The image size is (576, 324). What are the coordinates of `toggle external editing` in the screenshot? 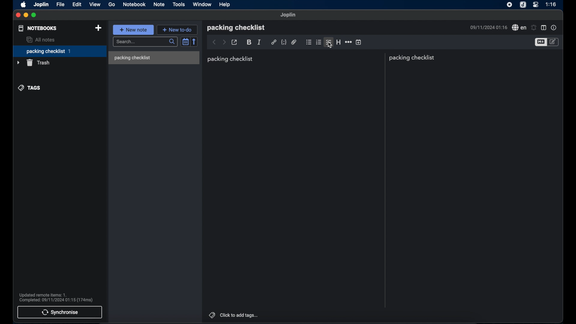 It's located at (235, 42).